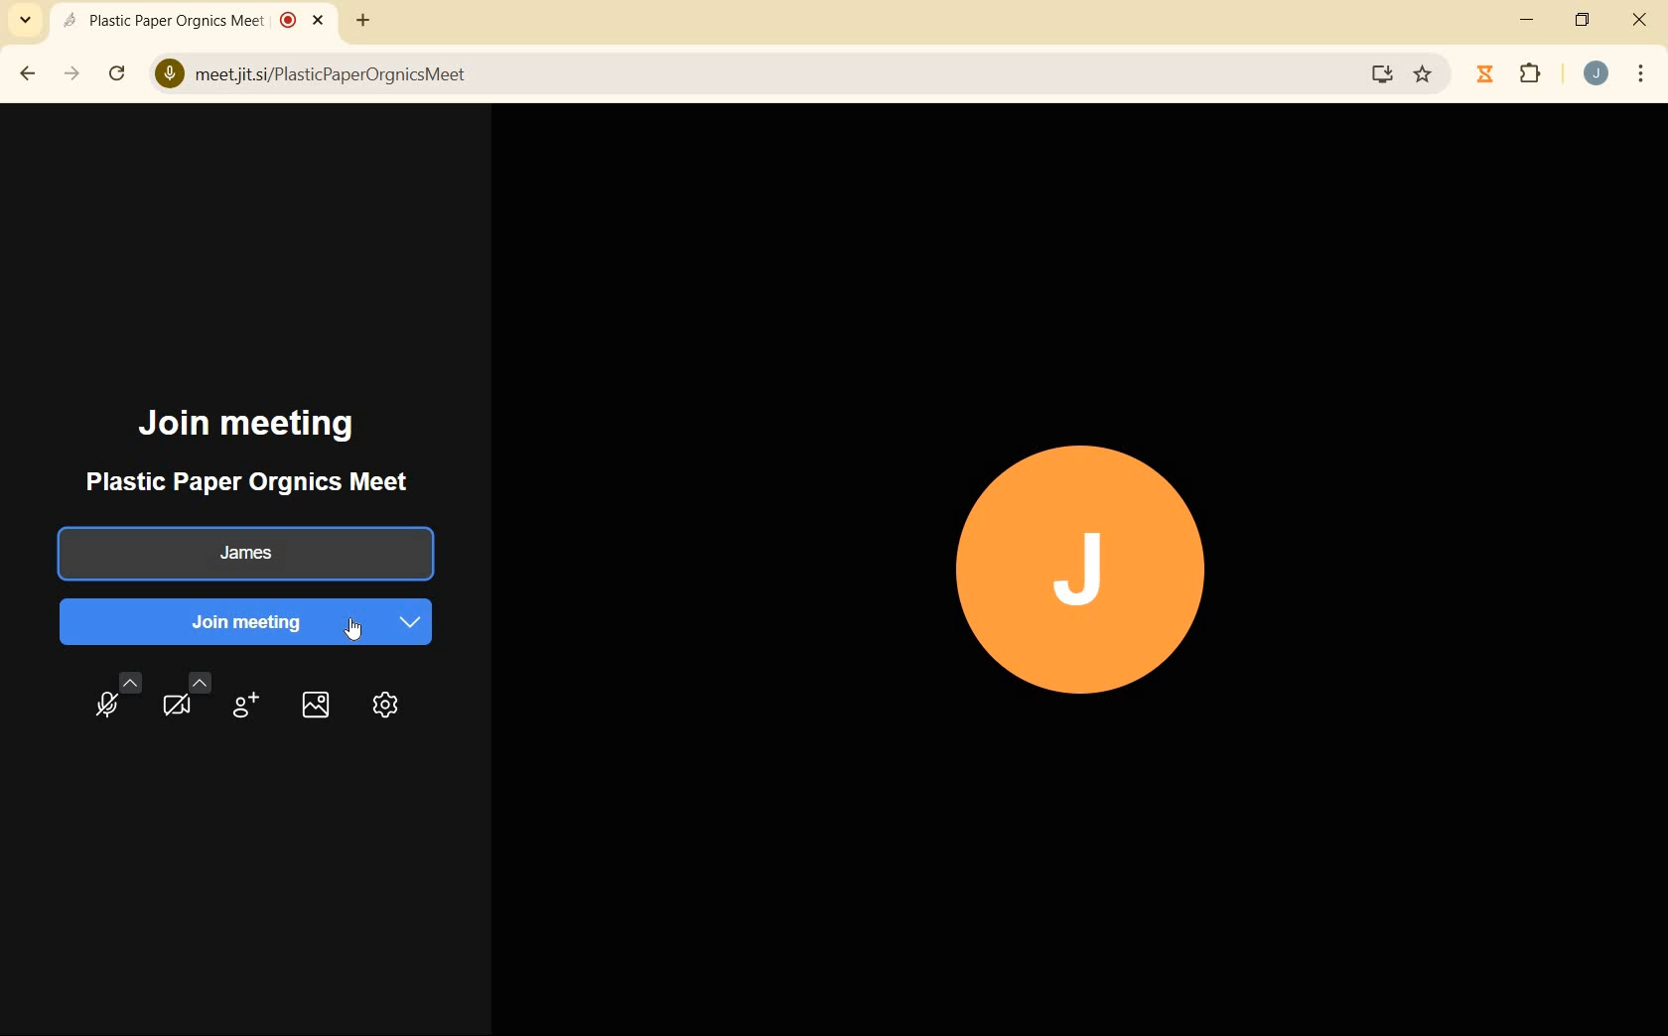 This screenshot has height=1036, width=1668. I want to click on bookmark, so click(1425, 74).